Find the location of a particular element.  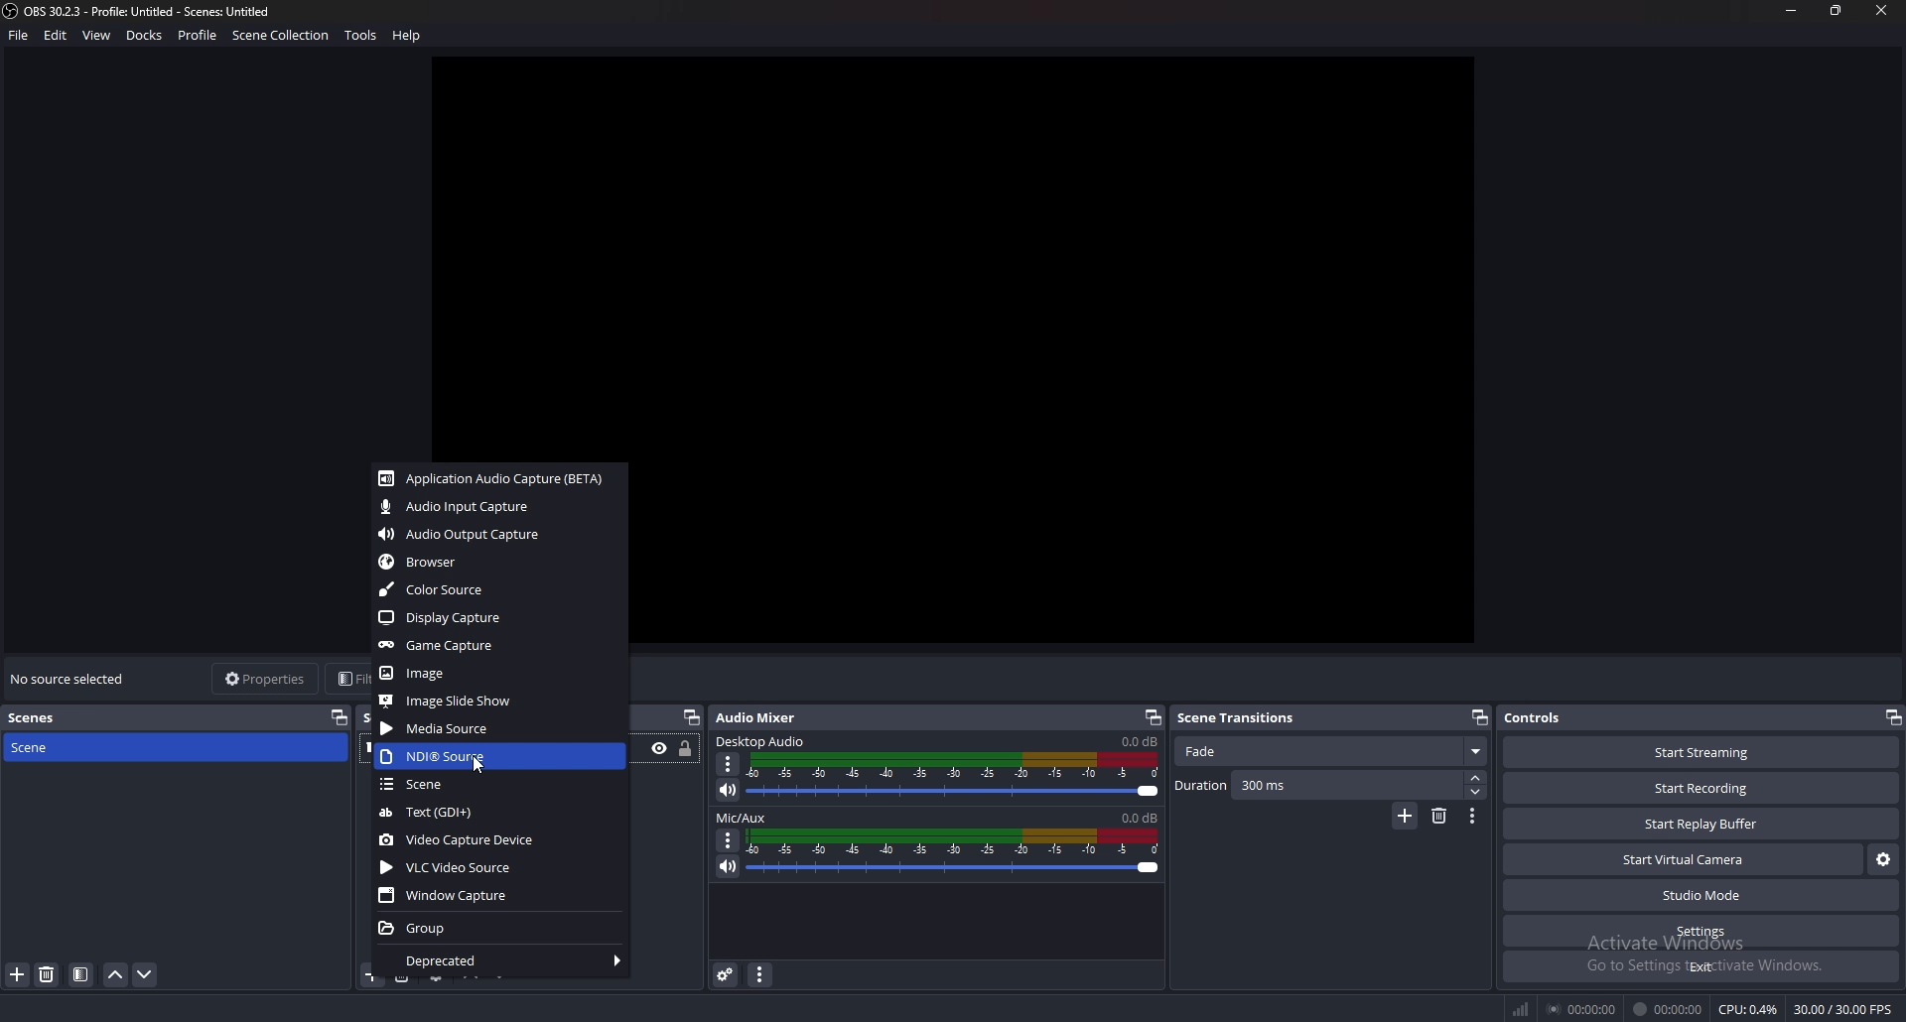

move scene down is located at coordinates (144, 974).